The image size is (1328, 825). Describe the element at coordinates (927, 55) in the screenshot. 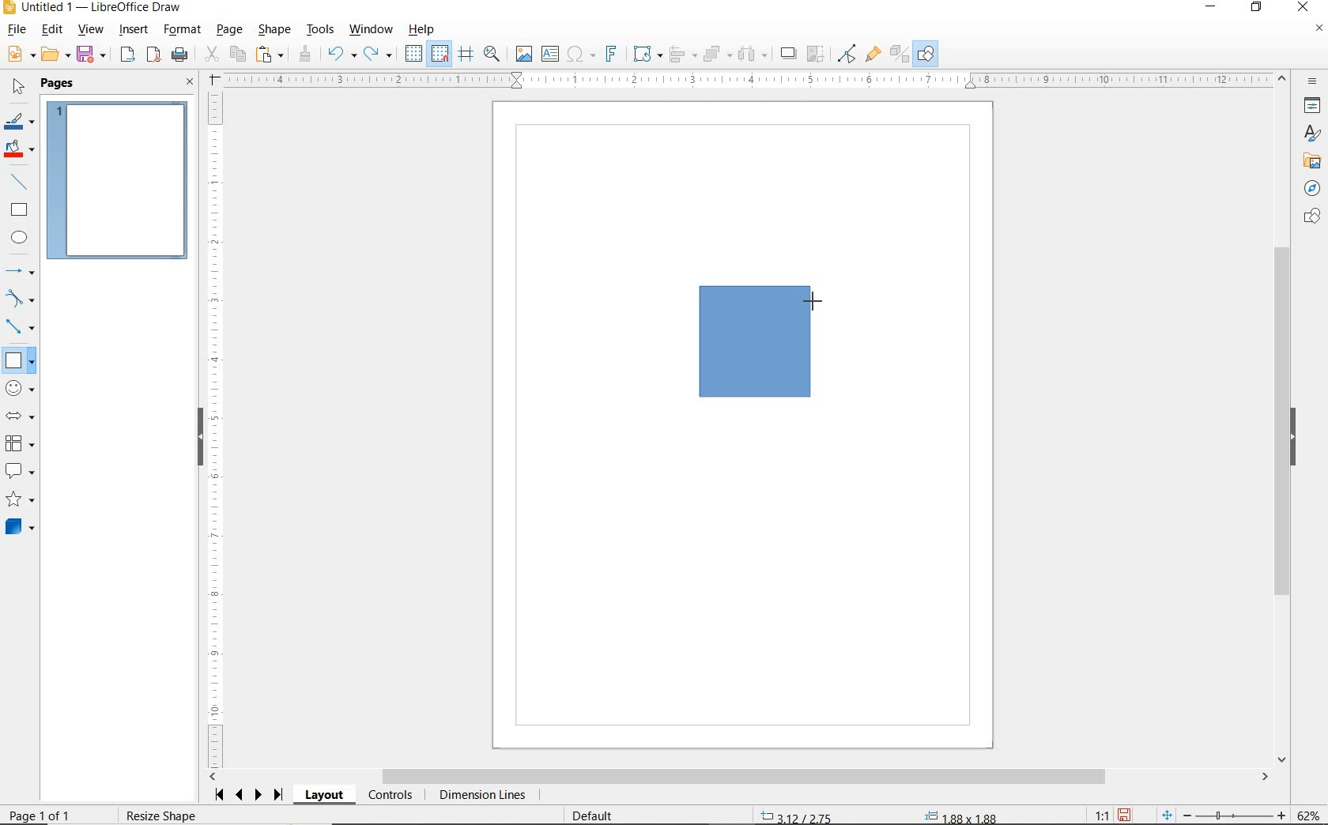

I see `SHOW DRAW FUNCTIONS` at that location.